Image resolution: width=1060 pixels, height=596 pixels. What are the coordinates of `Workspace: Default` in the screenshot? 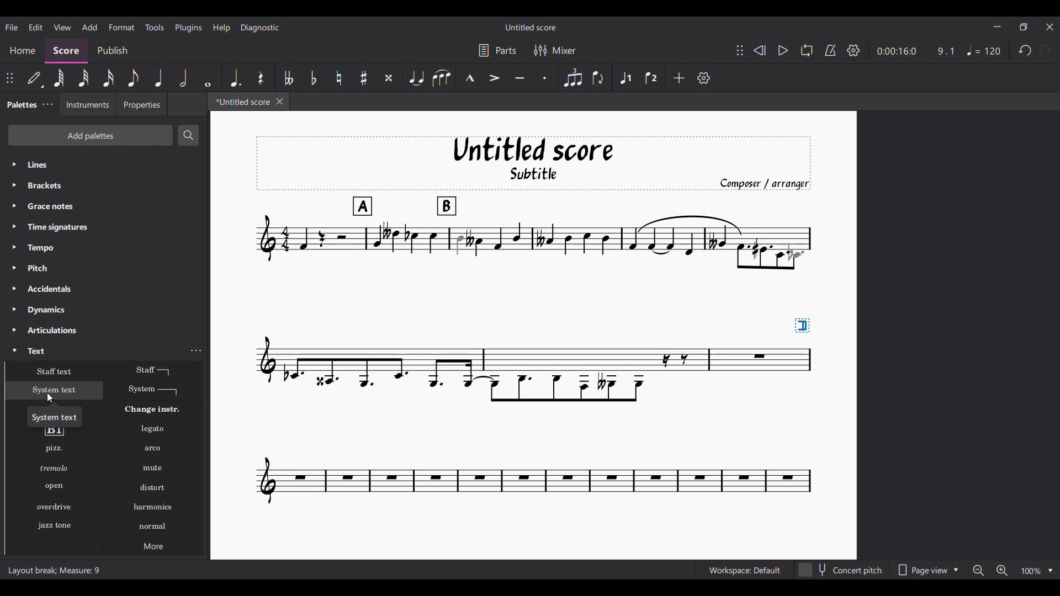 It's located at (745, 570).